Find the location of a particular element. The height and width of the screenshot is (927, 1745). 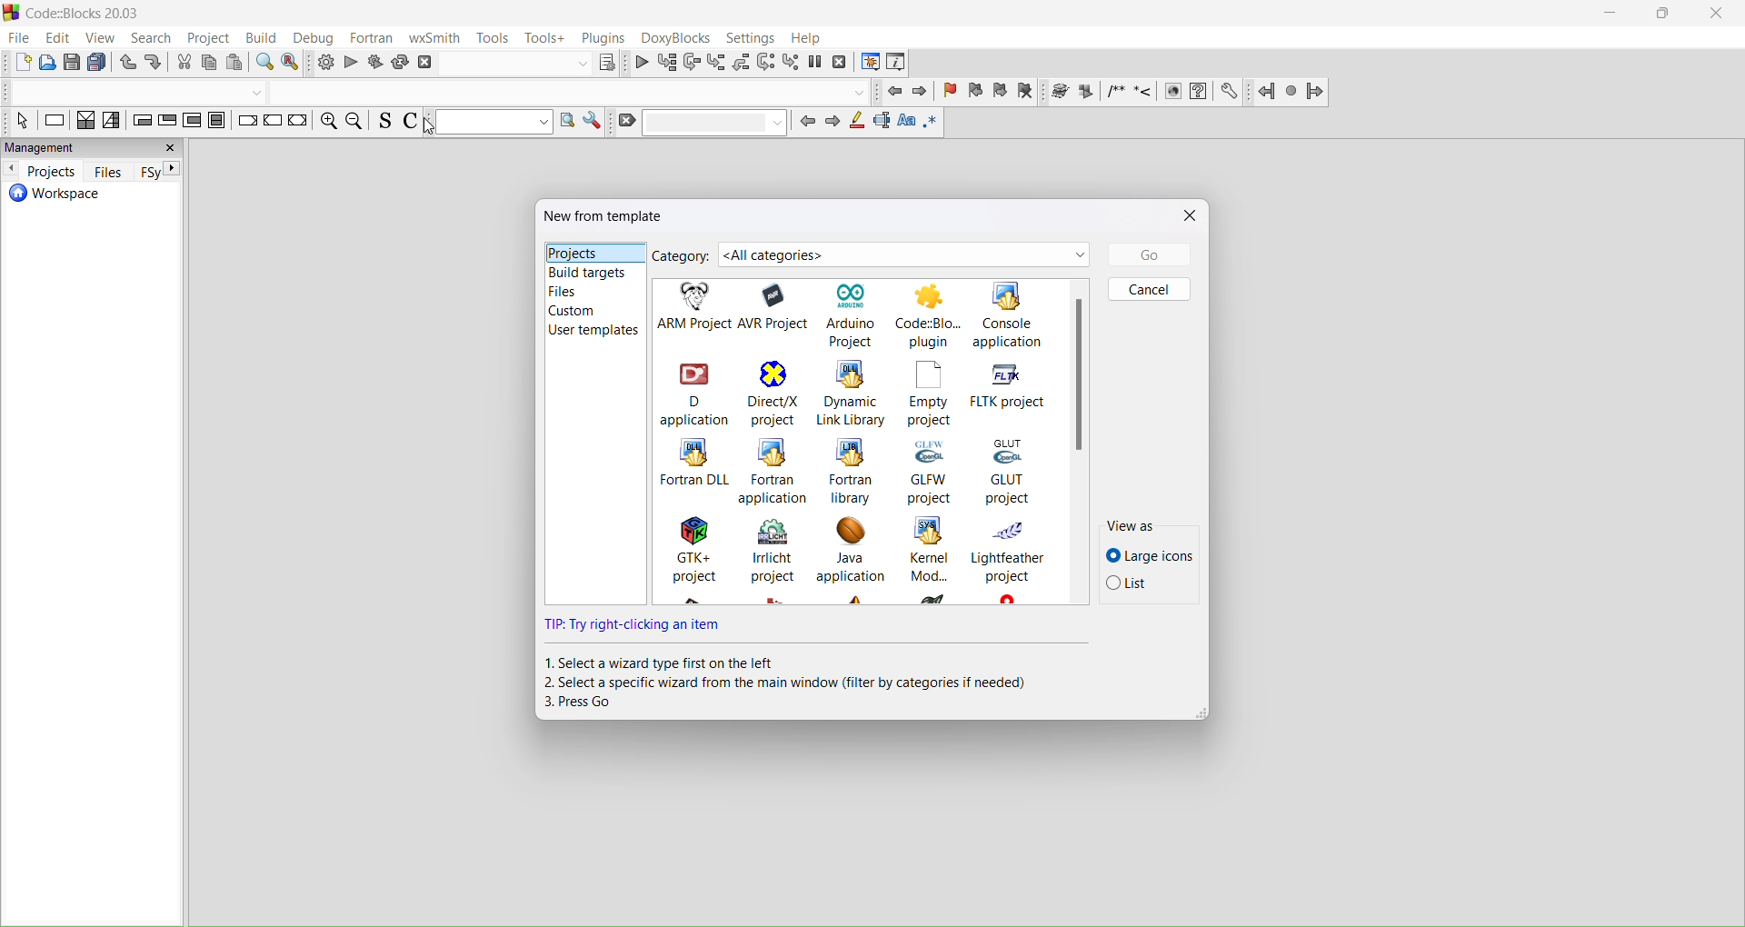

stop debugger is located at coordinates (842, 63).